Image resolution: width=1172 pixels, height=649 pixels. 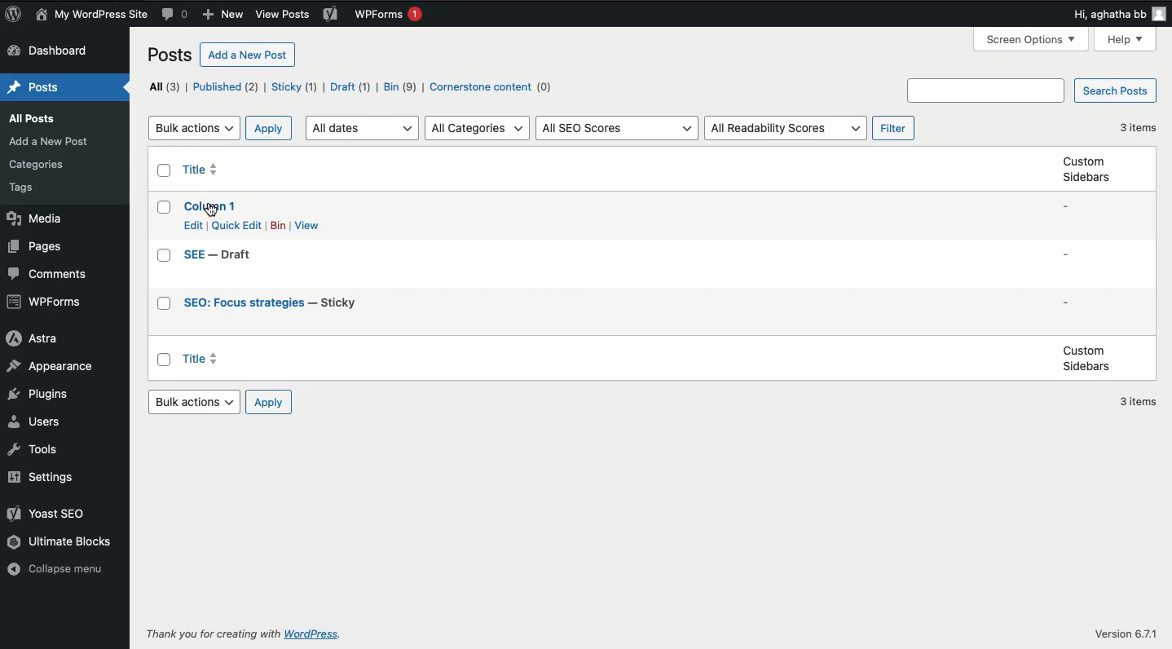 I want to click on Bulk actions, so click(x=196, y=402).